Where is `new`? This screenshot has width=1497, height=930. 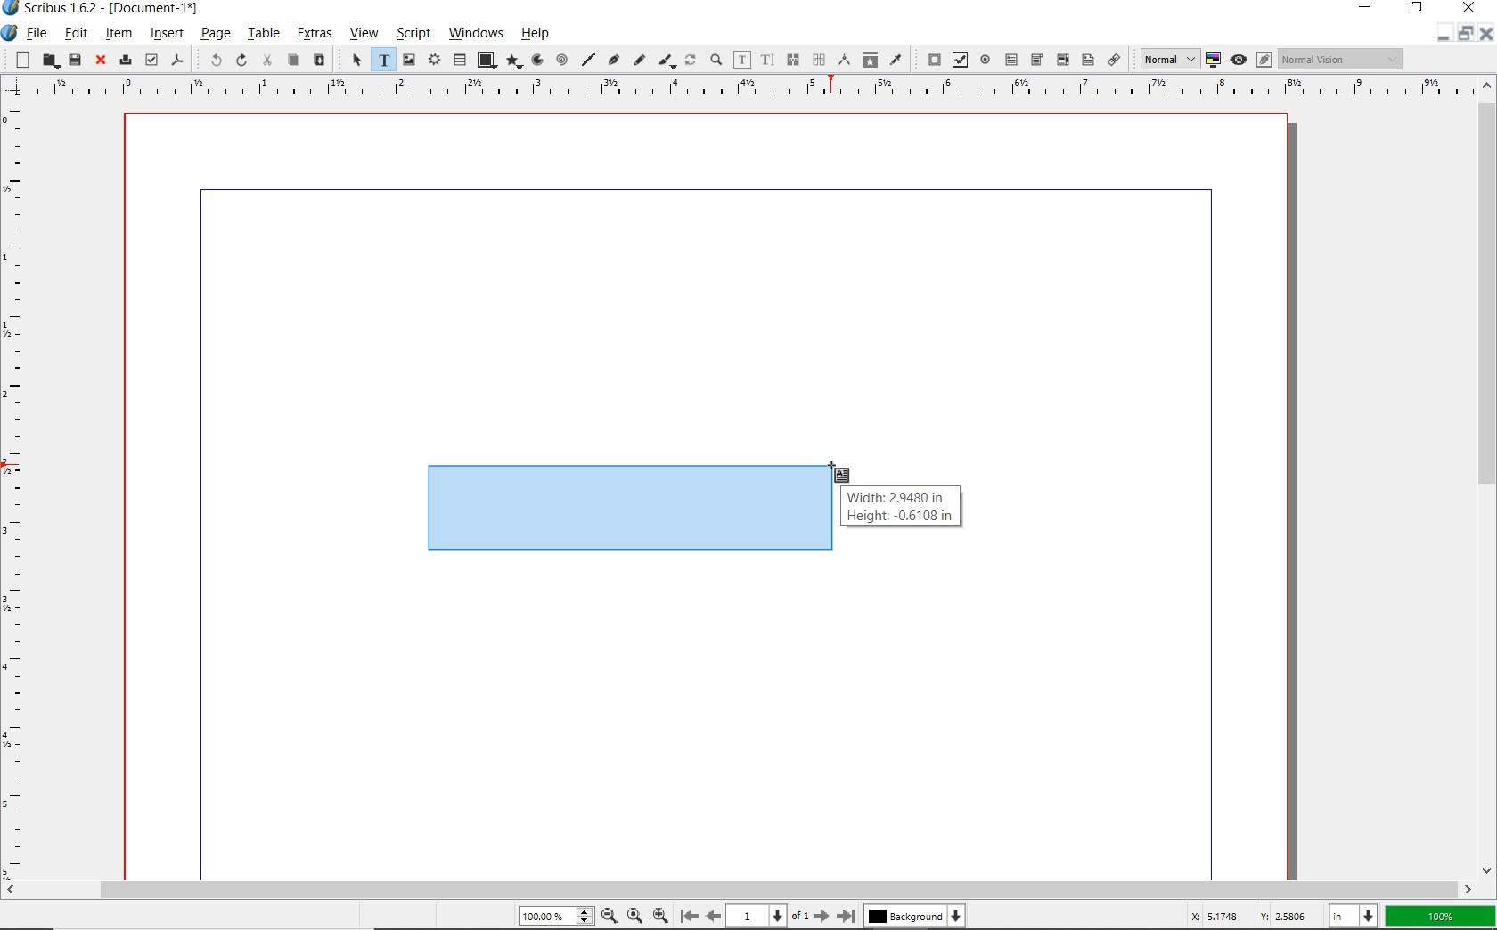 new is located at coordinates (19, 59).